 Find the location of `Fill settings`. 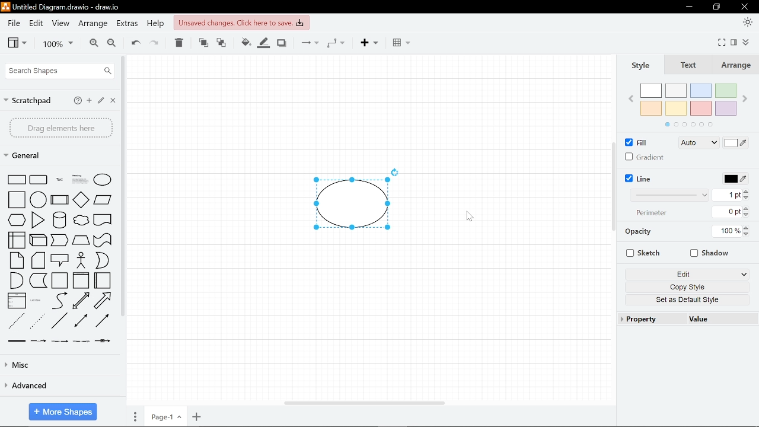

Fill settings is located at coordinates (699, 144).